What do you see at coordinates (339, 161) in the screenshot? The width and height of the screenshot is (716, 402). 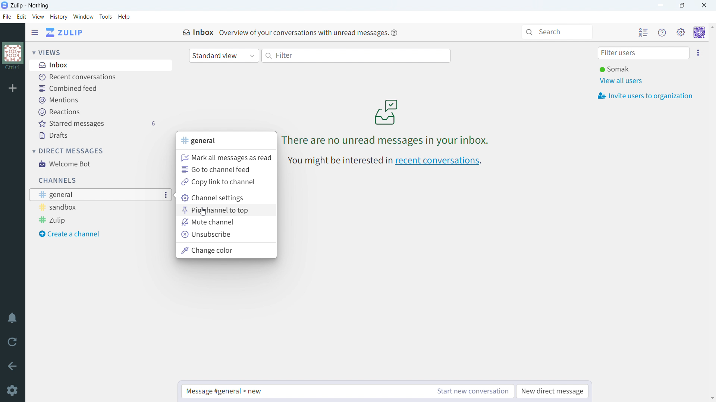 I see `You might be interested in` at bounding box center [339, 161].